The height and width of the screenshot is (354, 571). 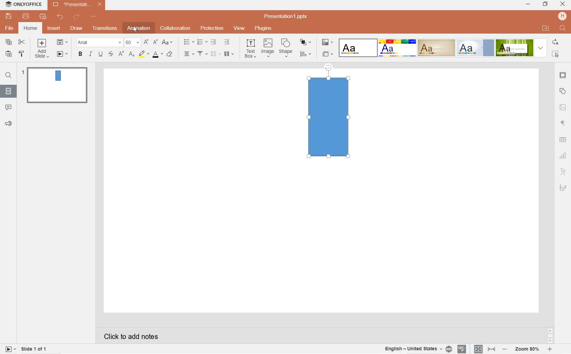 I want to click on Official, so click(x=475, y=48).